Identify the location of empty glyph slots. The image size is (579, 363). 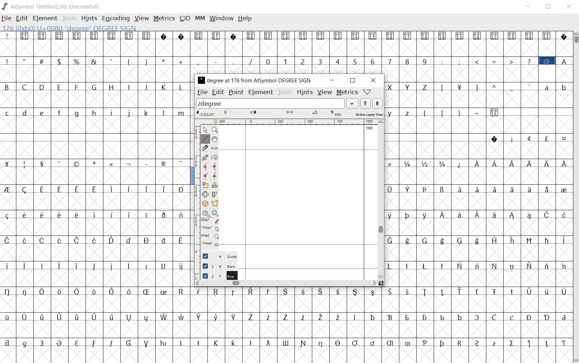
(97, 278).